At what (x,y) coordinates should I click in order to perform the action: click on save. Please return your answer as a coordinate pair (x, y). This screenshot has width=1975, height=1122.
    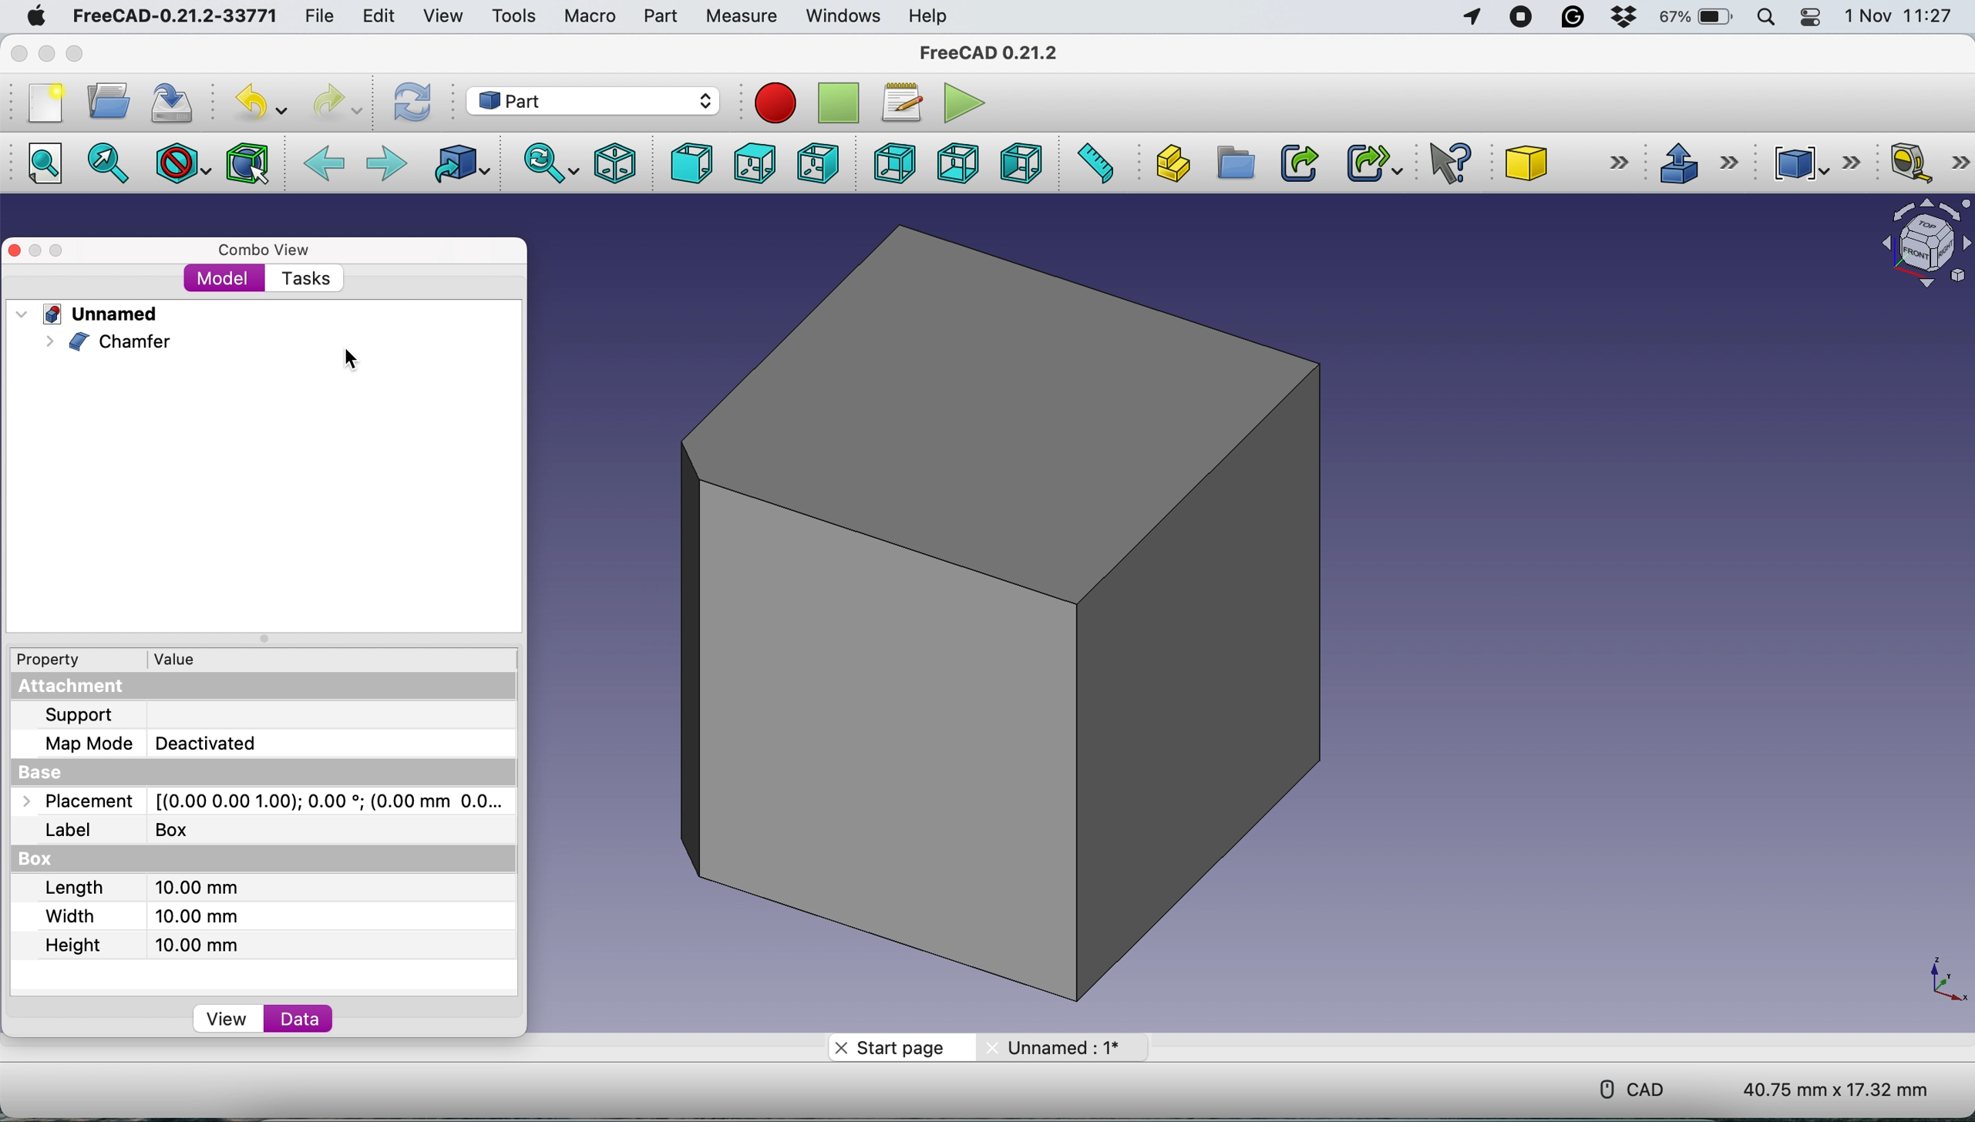
    Looking at the image, I should click on (180, 106).